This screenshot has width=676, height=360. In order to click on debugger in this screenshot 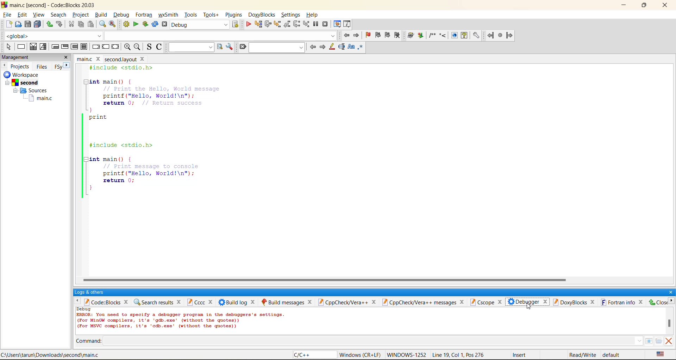, I will do `click(527, 303)`.